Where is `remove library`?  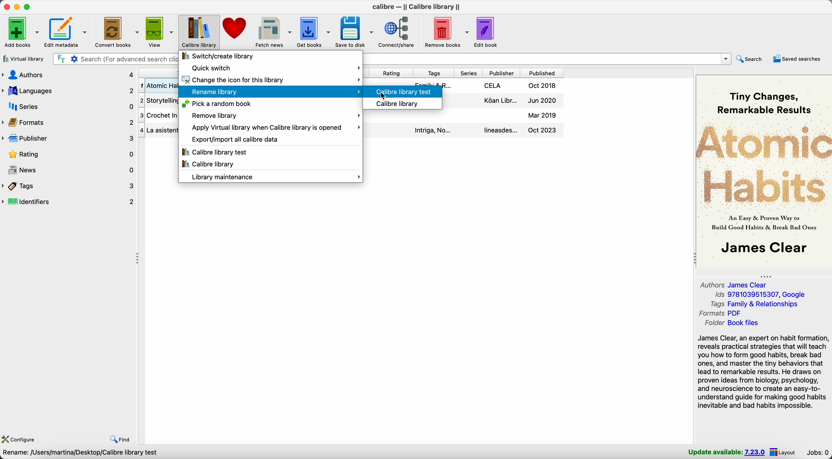 remove library is located at coordinates (274, 115).